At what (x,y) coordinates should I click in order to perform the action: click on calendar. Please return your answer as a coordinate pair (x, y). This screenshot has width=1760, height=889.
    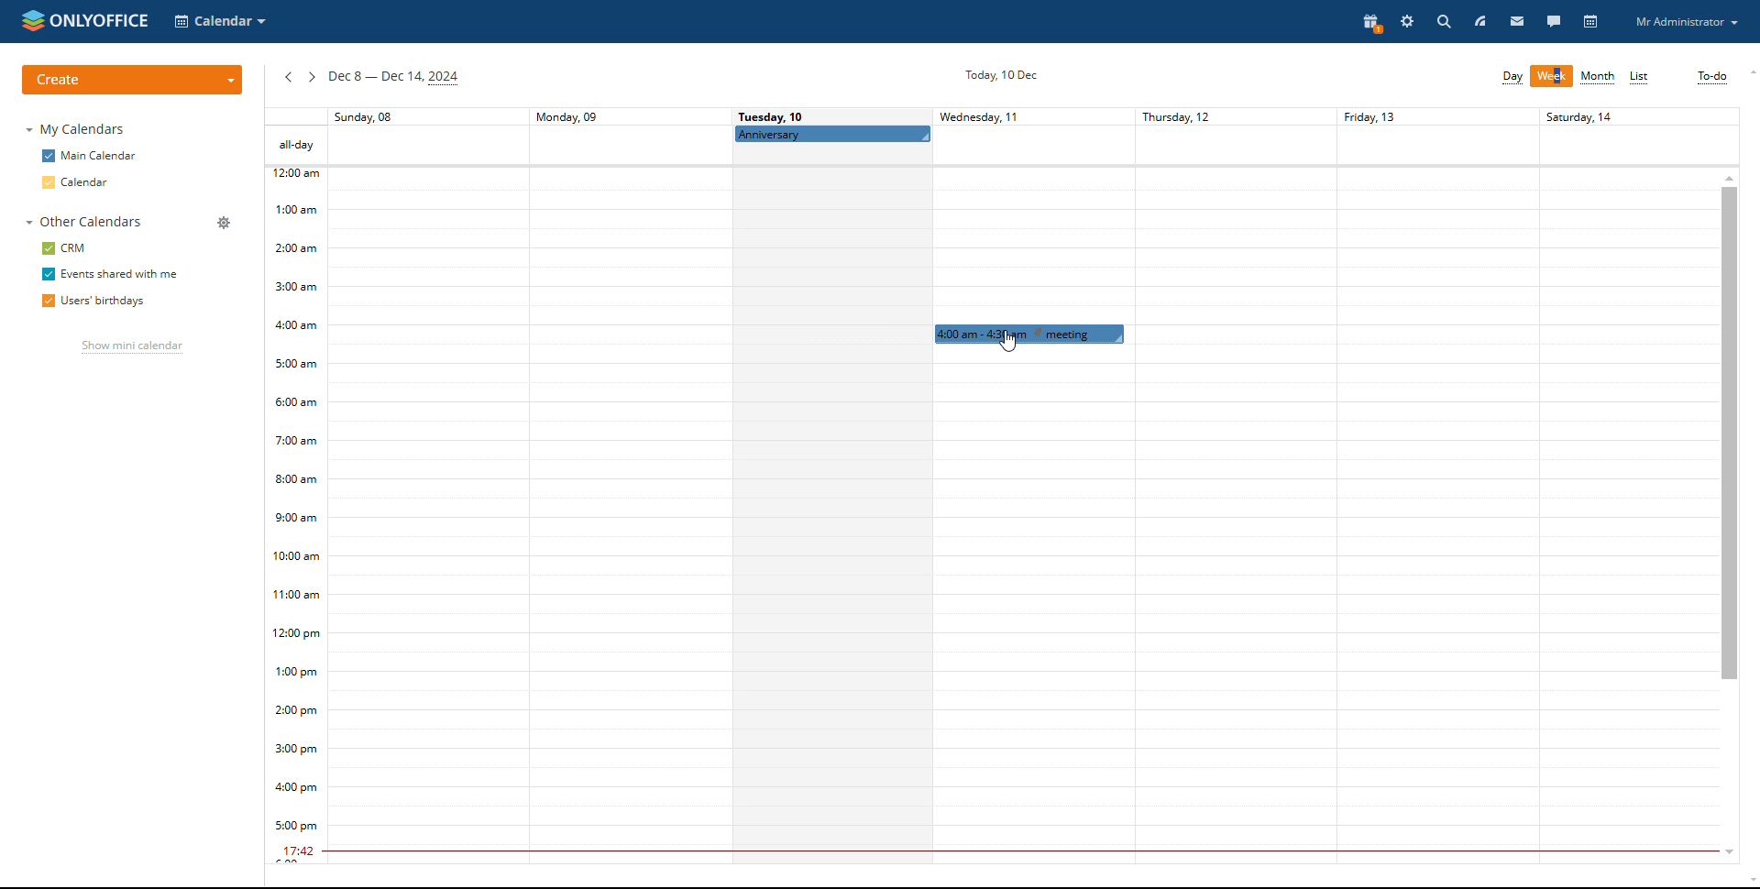
    Looking at the image, I should click on (78, 181).